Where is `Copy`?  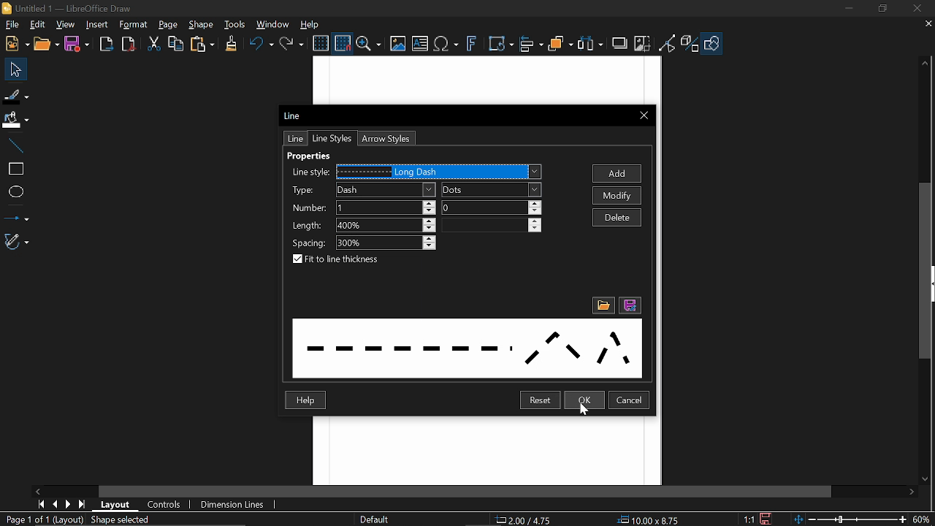
Copy is located at coordinates (175, 44).